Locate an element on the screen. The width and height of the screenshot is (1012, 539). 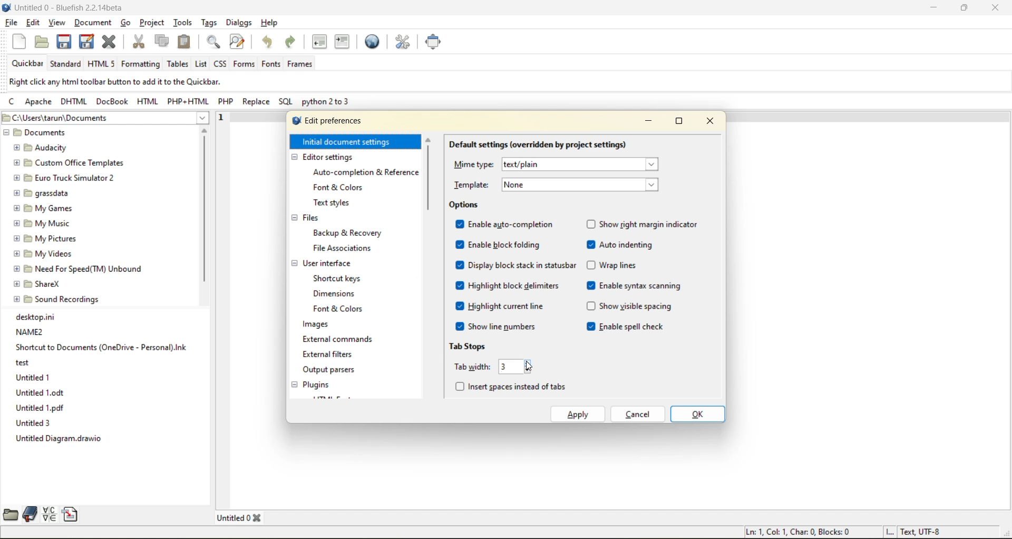
forms is located at coordinates (243, 64).